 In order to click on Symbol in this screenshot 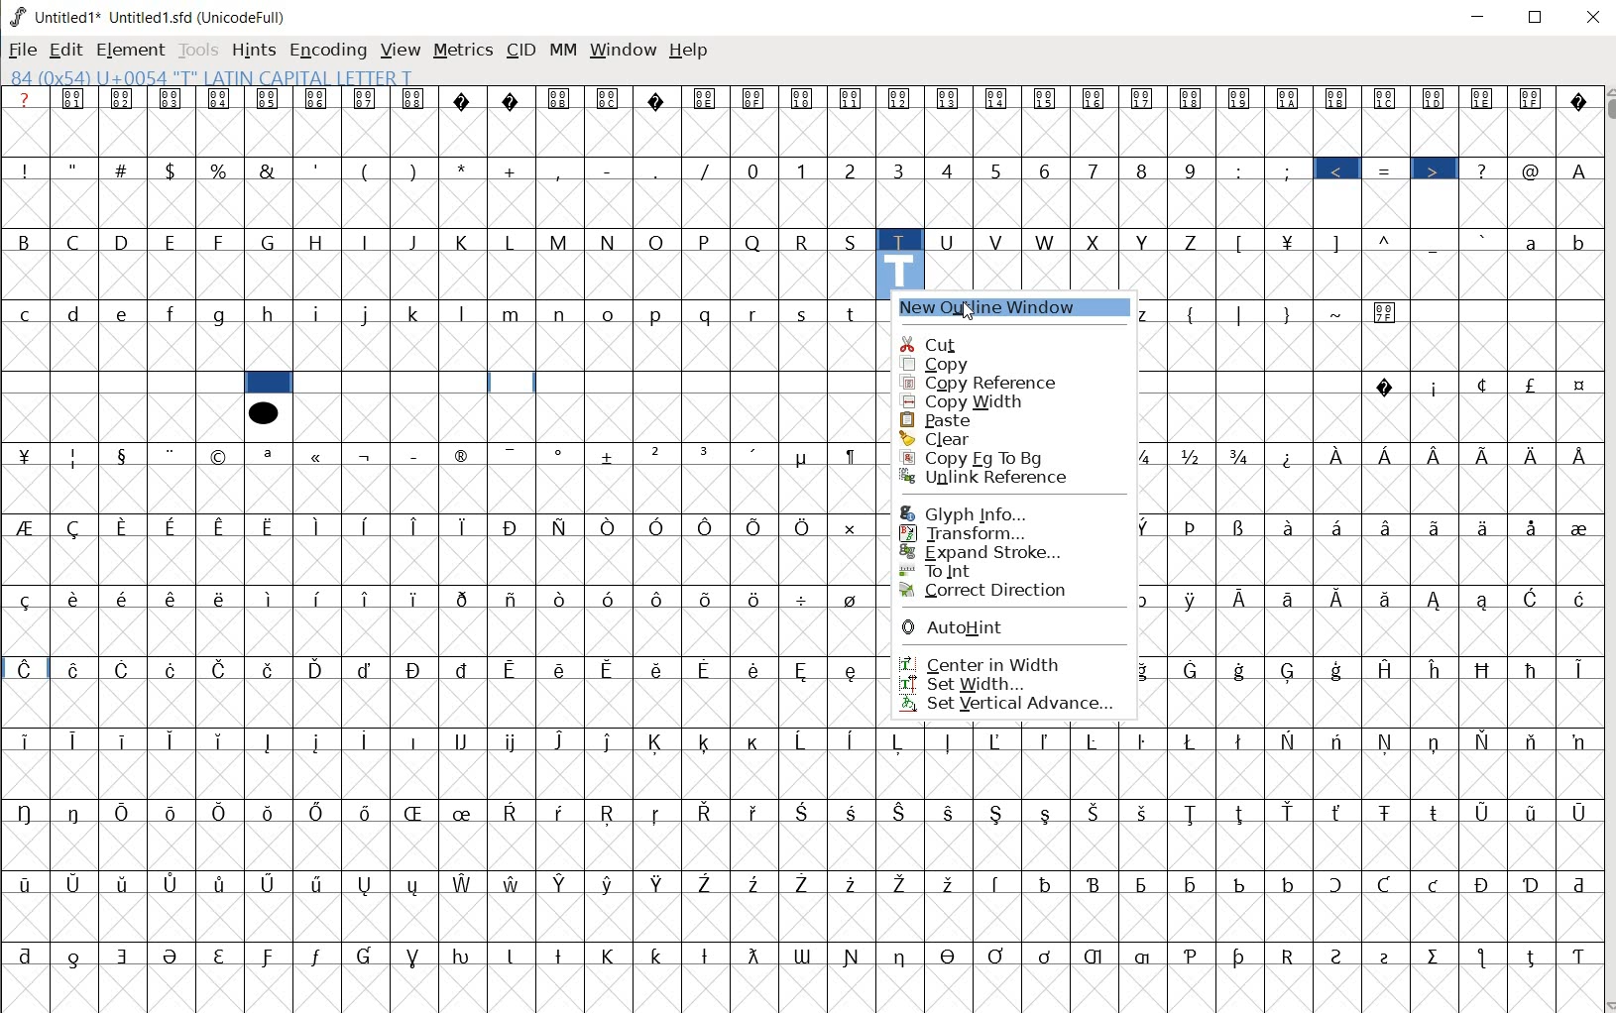, I will do `click(1486, 669)`.